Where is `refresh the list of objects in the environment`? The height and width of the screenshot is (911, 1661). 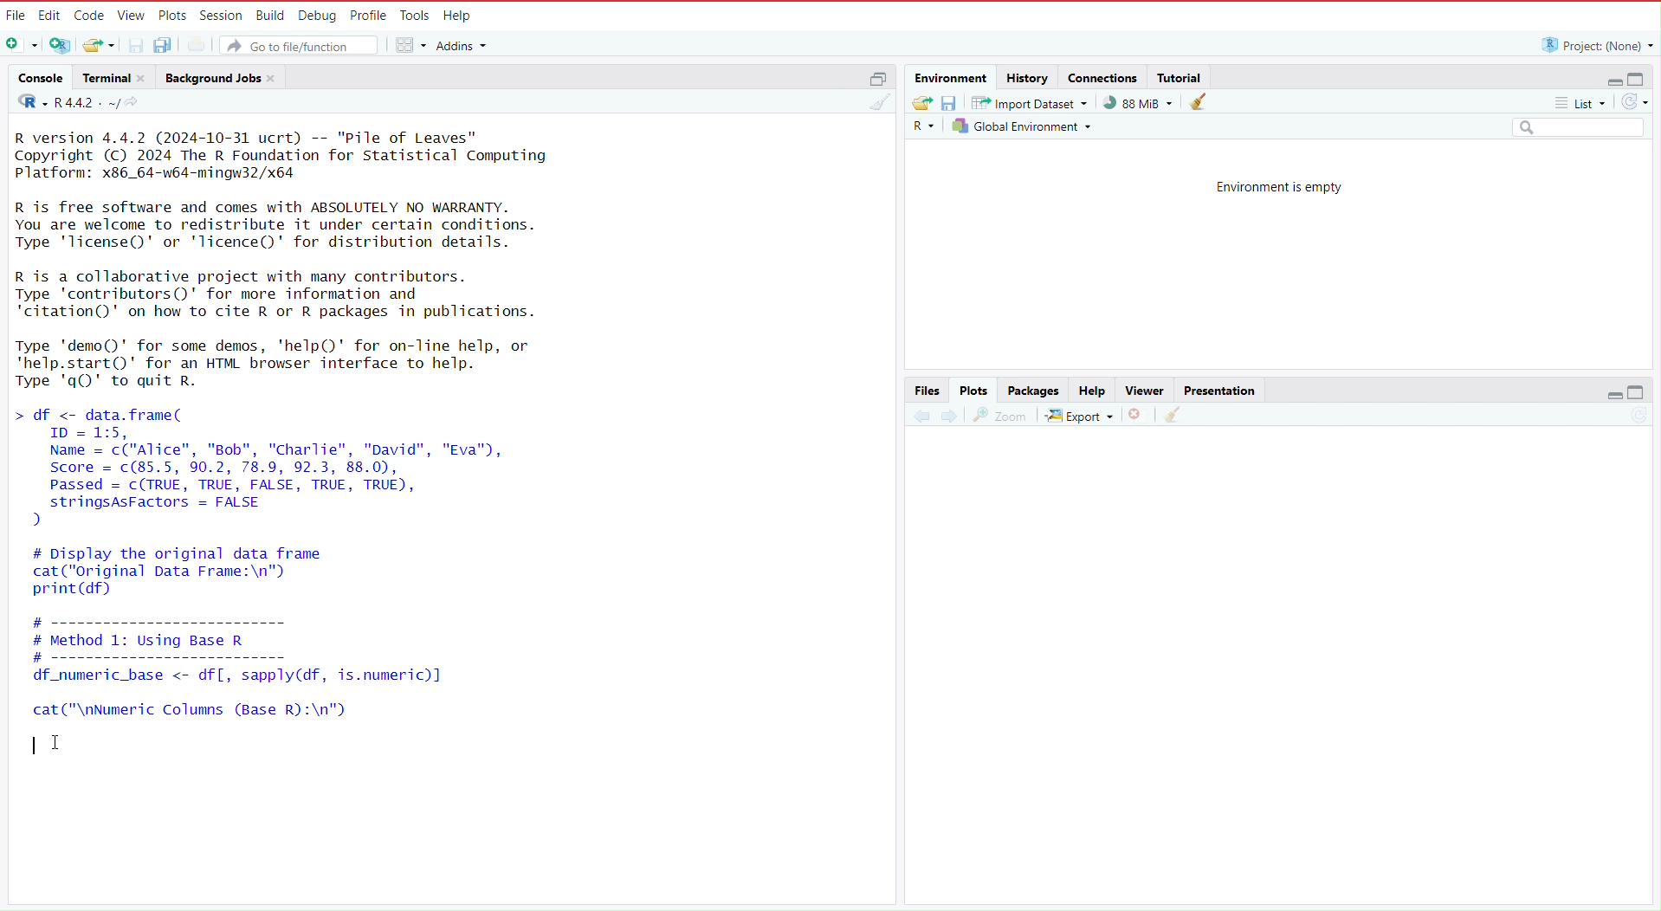
refresh the list of objects in the environment is located at coordinates (1639, 102).